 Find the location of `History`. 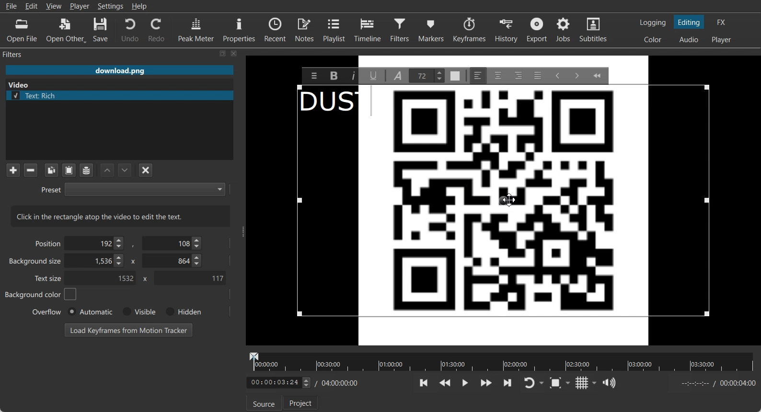

History is located at coordinates (507, 30).